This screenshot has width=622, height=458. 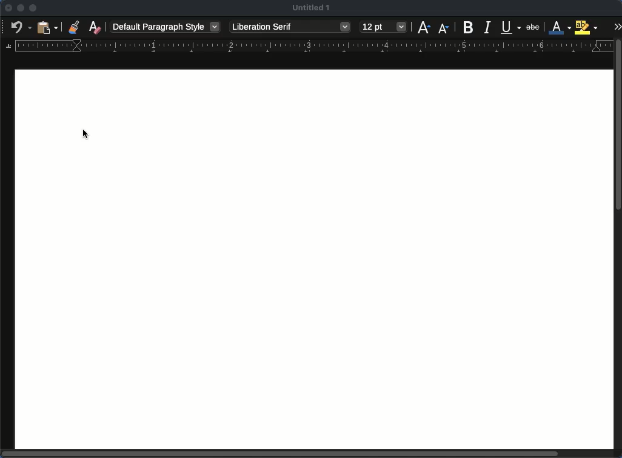 I want to click on increase, so click(x=424, y=27).